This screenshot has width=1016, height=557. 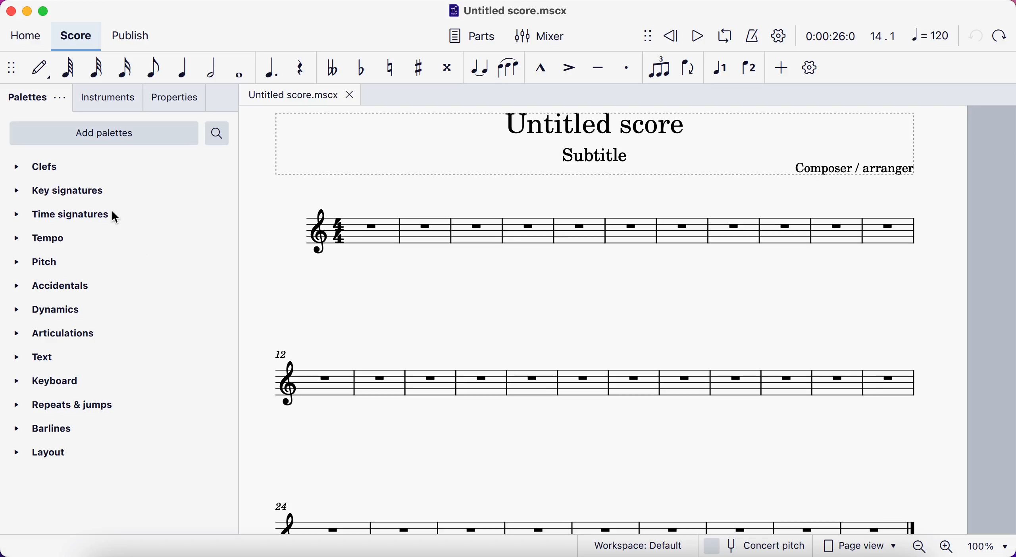 I want to click on show/hide, so click(x=643, y=37).